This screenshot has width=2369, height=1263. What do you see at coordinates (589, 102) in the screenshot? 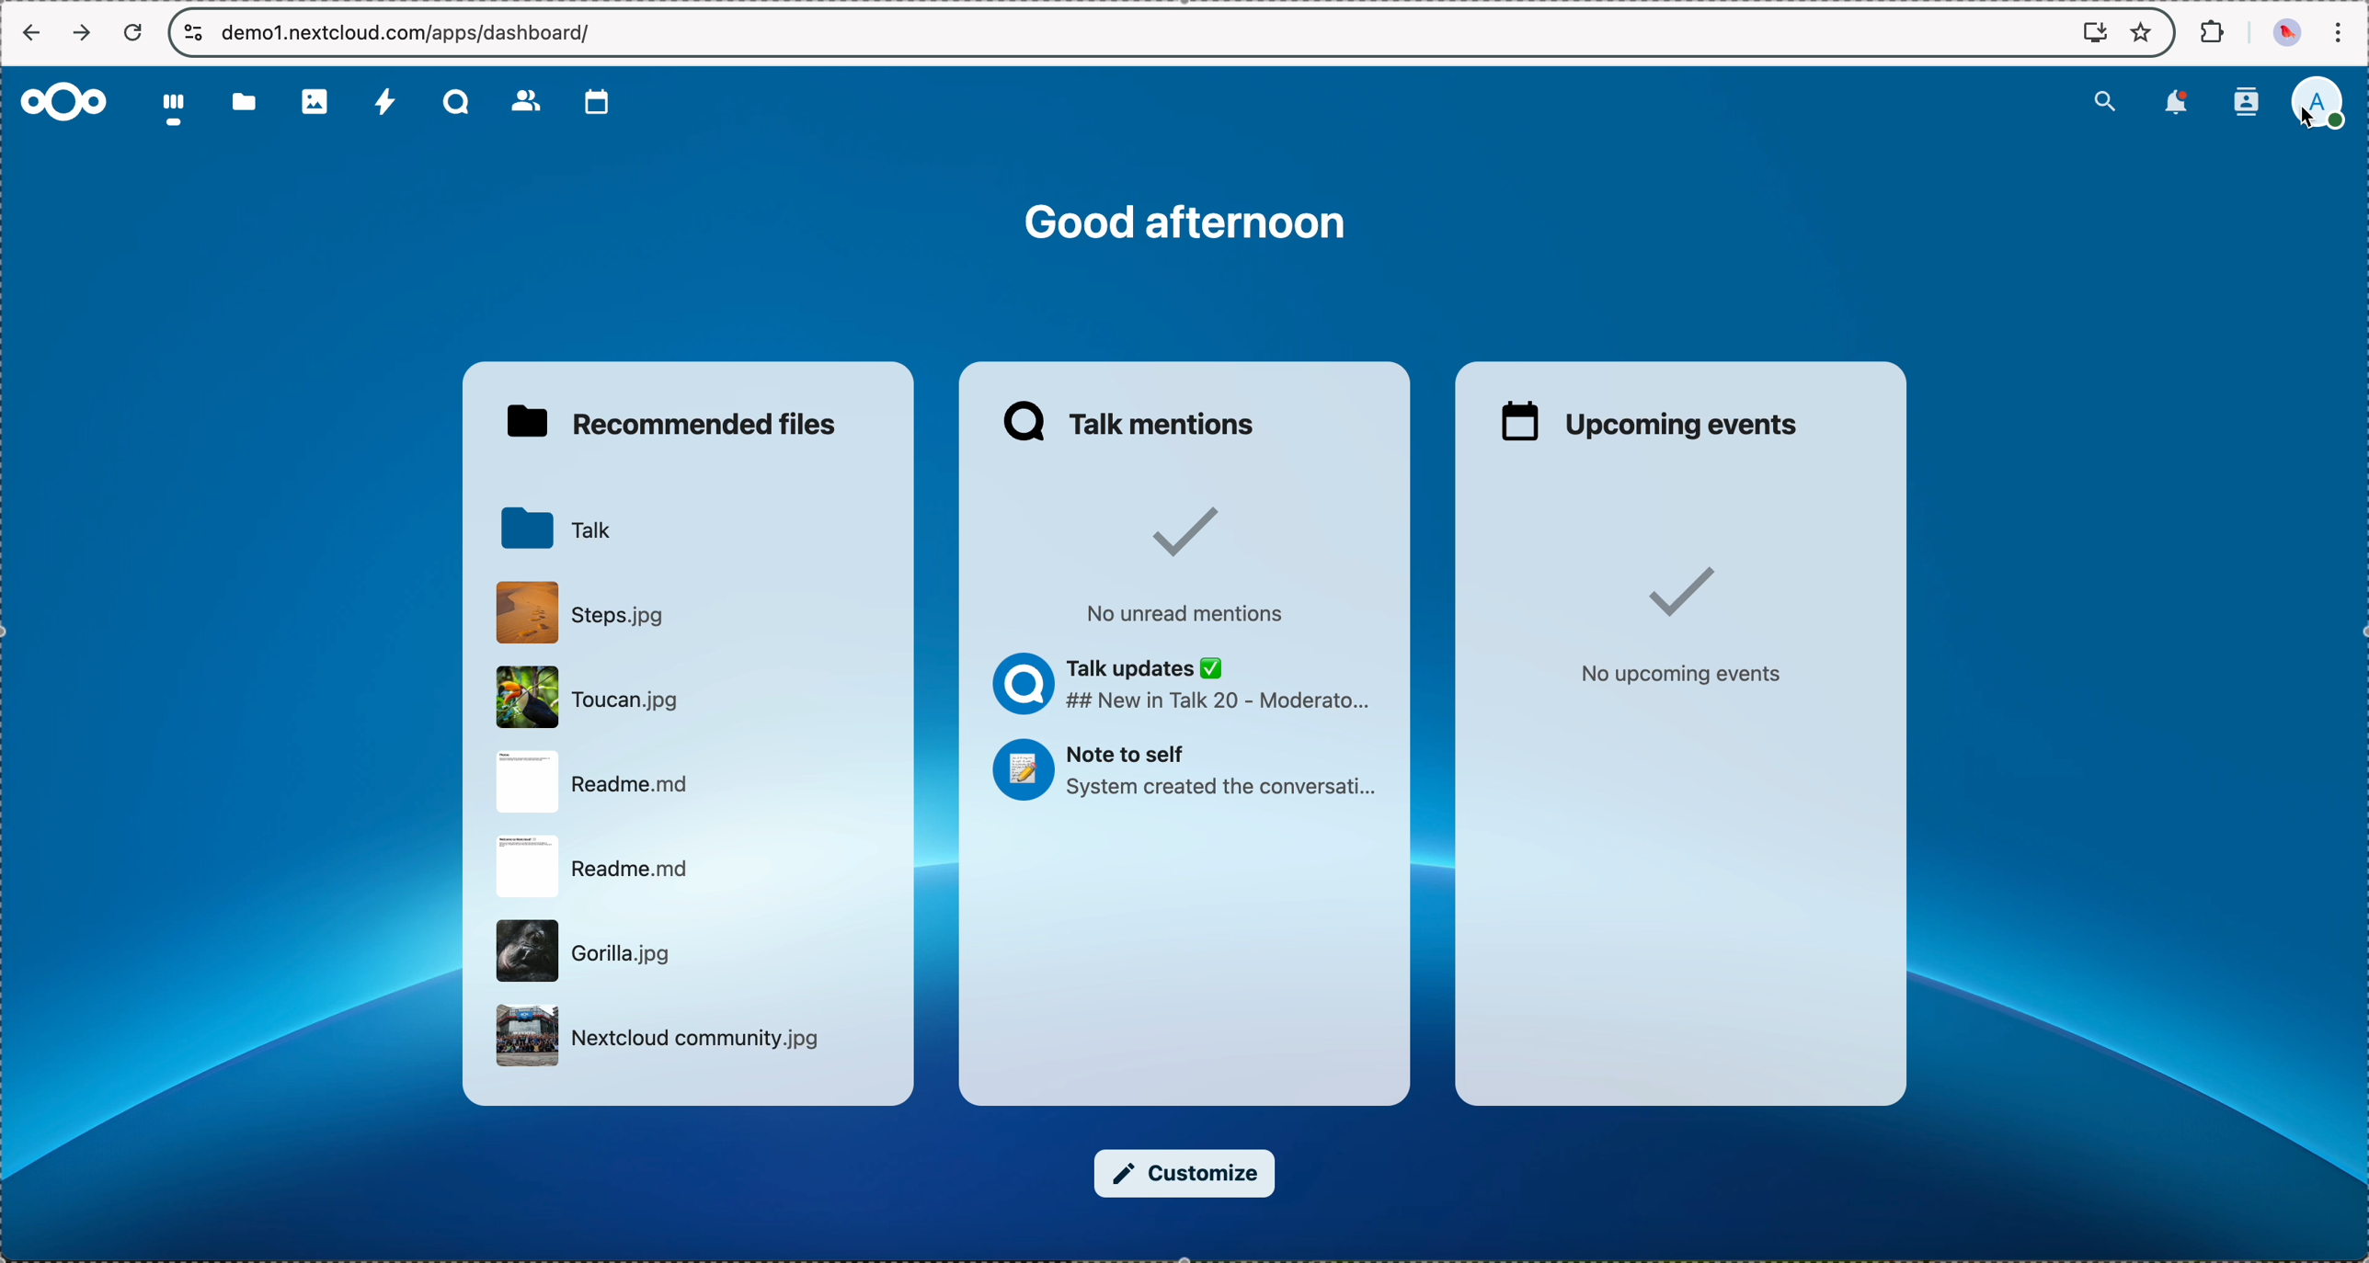
I see `calendar` at bounding box center [589, 102].